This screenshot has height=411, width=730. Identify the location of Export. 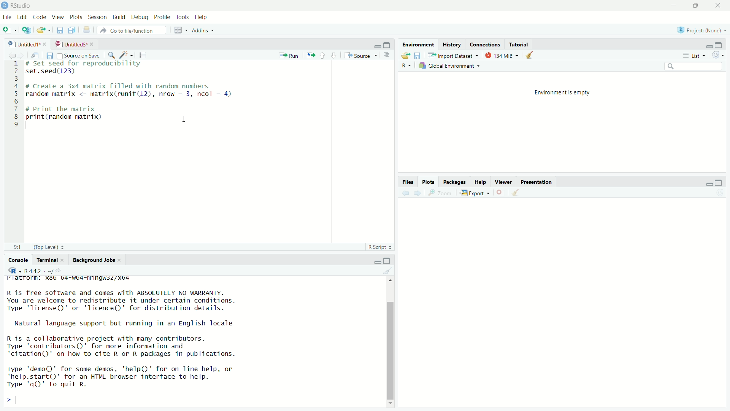
(473, 194).